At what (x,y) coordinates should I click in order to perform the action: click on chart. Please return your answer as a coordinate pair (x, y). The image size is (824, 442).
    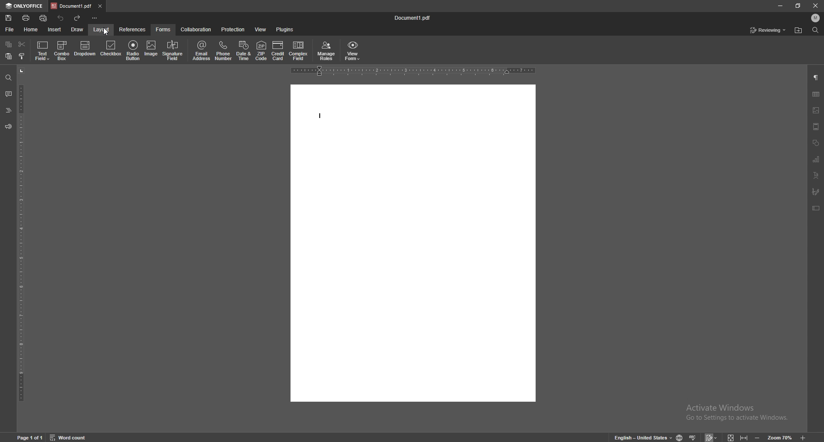
    Looking at the image, I should click on (815, 159).